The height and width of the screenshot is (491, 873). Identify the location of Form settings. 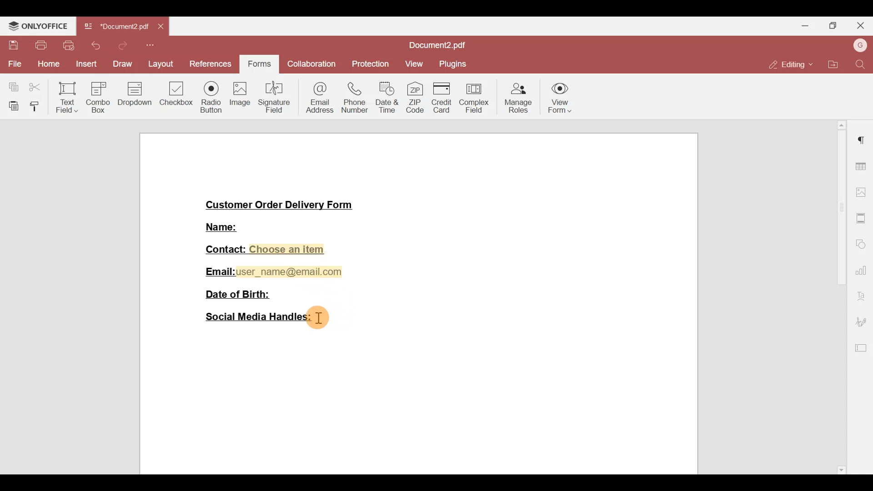
(862, 347).